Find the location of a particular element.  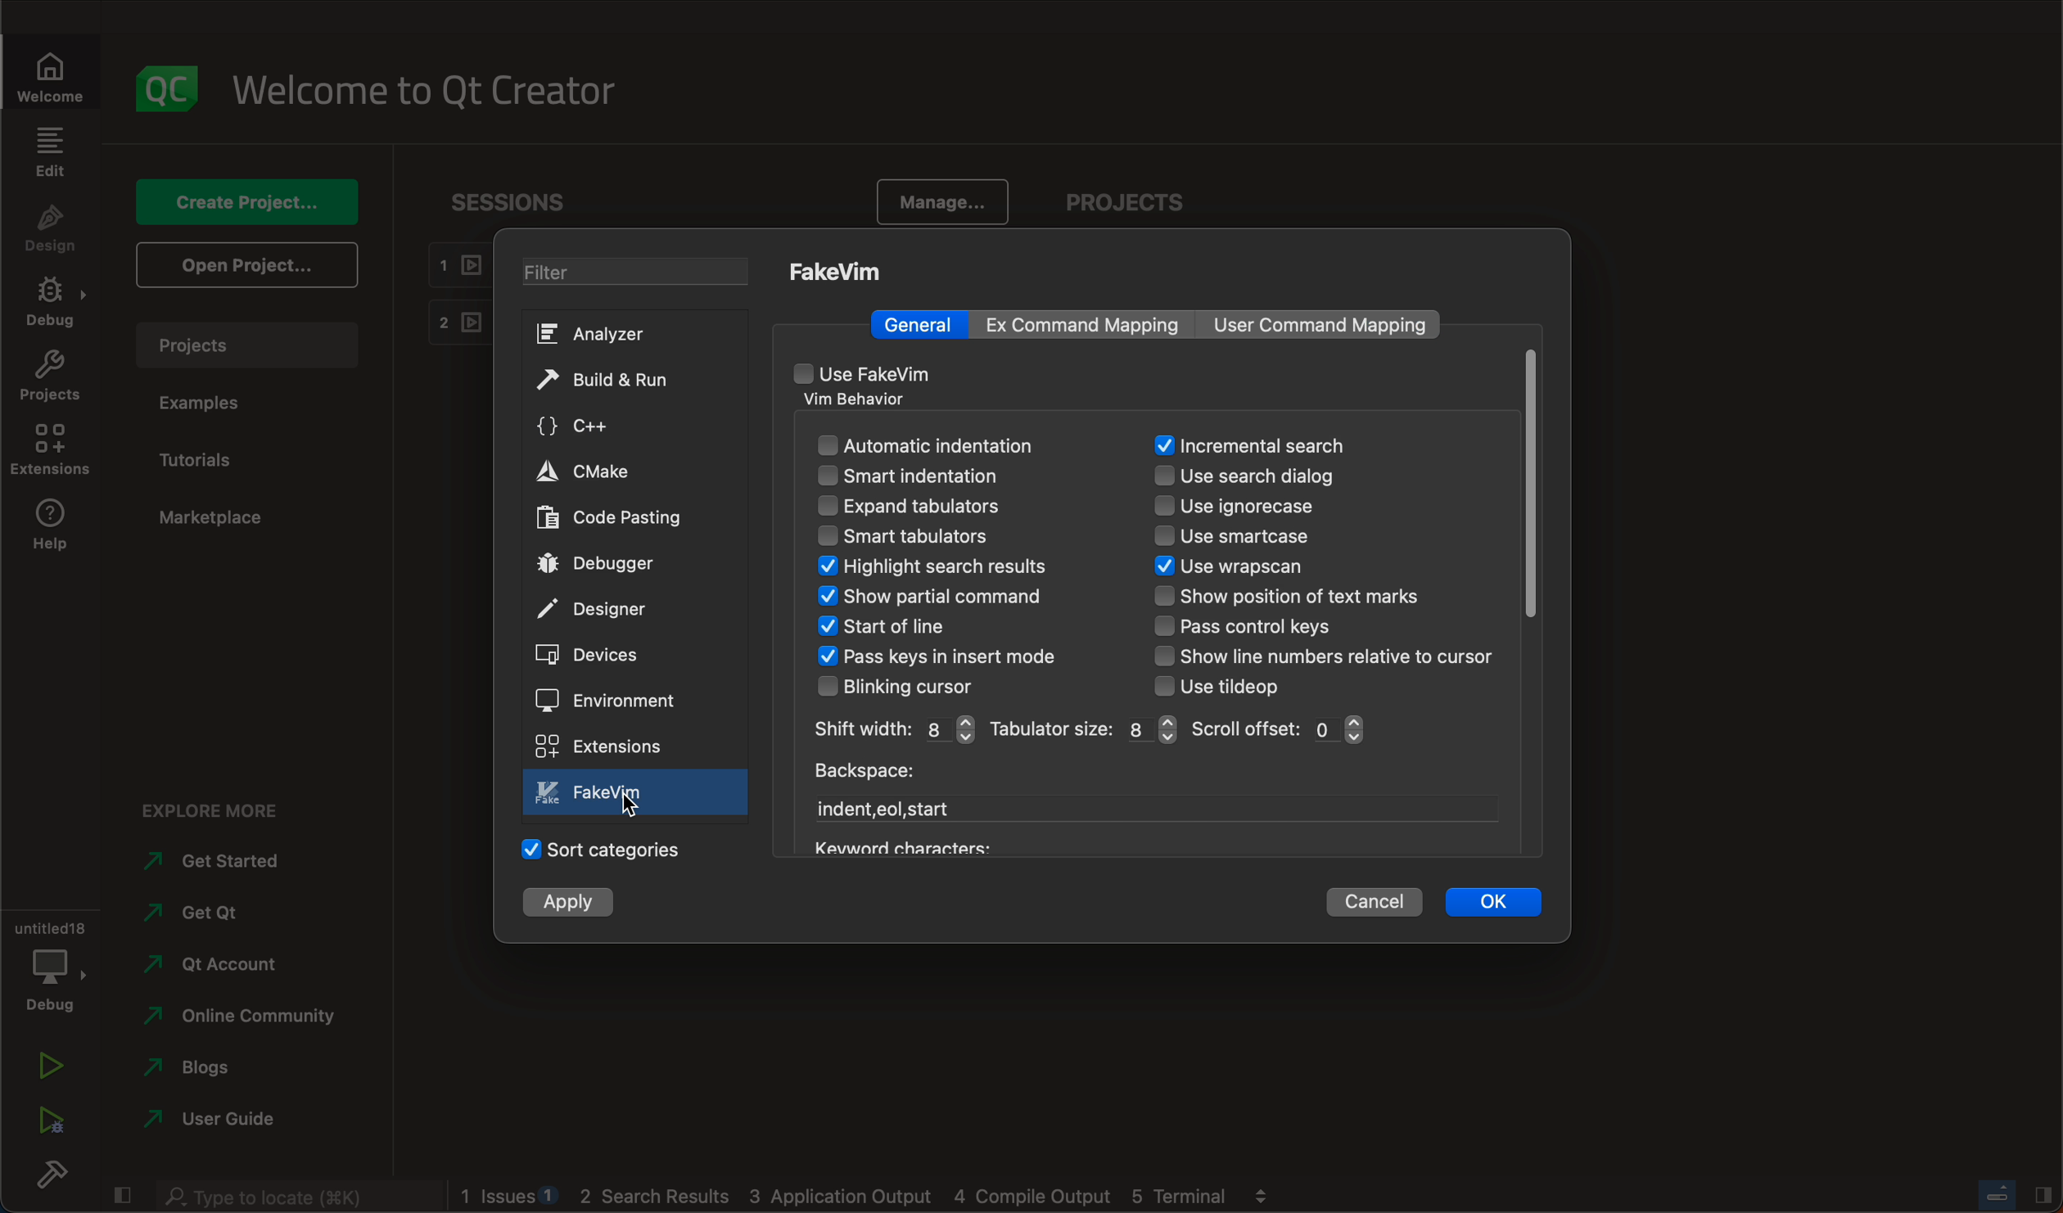

fake vim is located at coordinates (639, 792).